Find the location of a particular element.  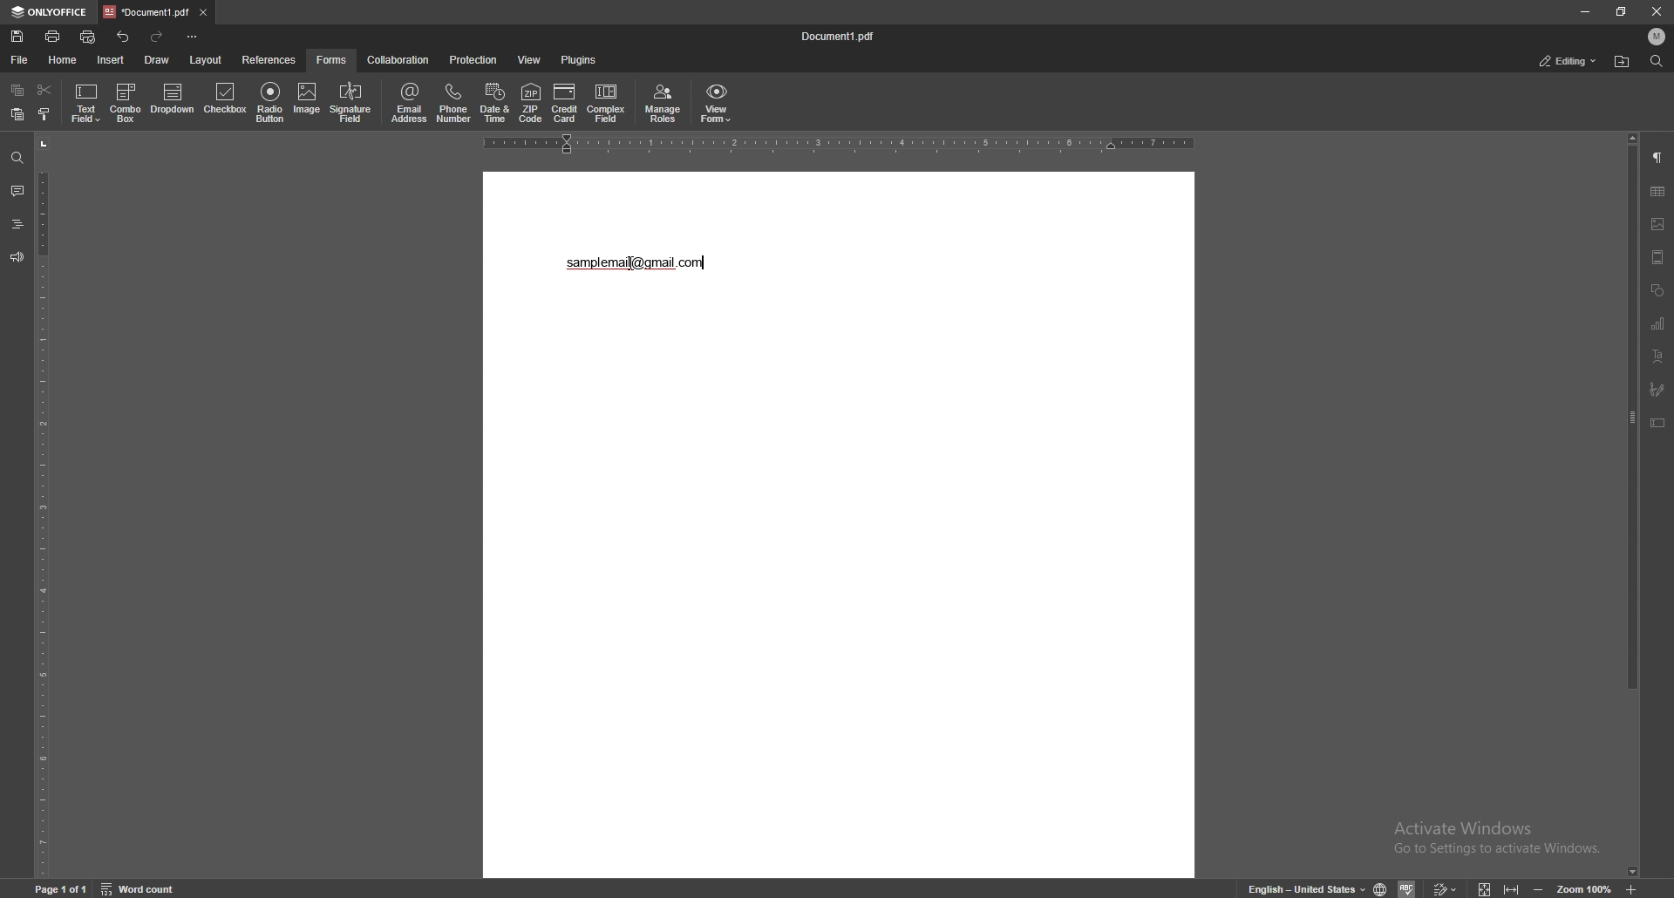

text is located at coordinates (641, 263).